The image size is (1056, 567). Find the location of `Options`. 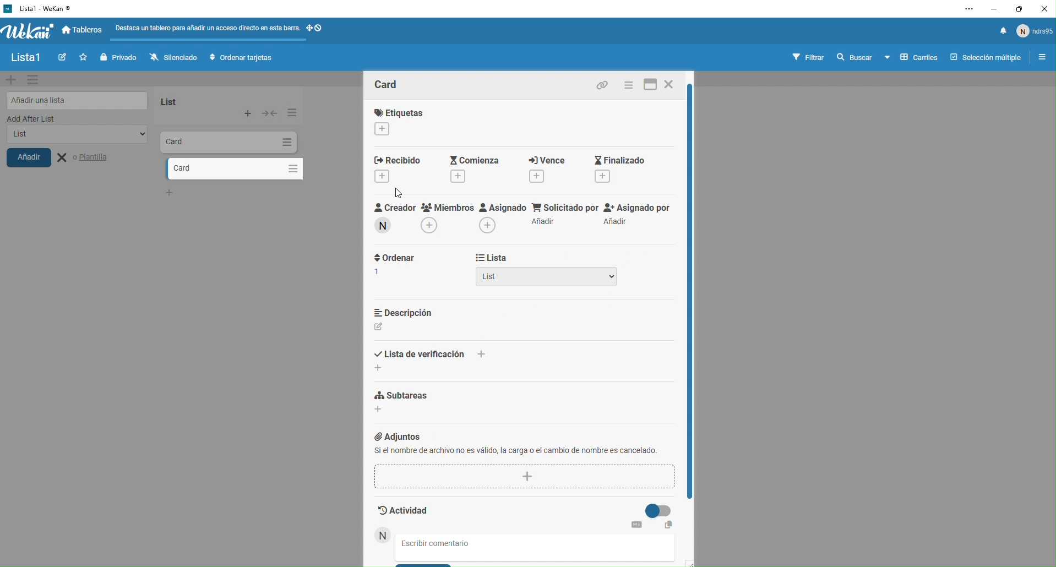

Options is located at coordinates (286, 142).